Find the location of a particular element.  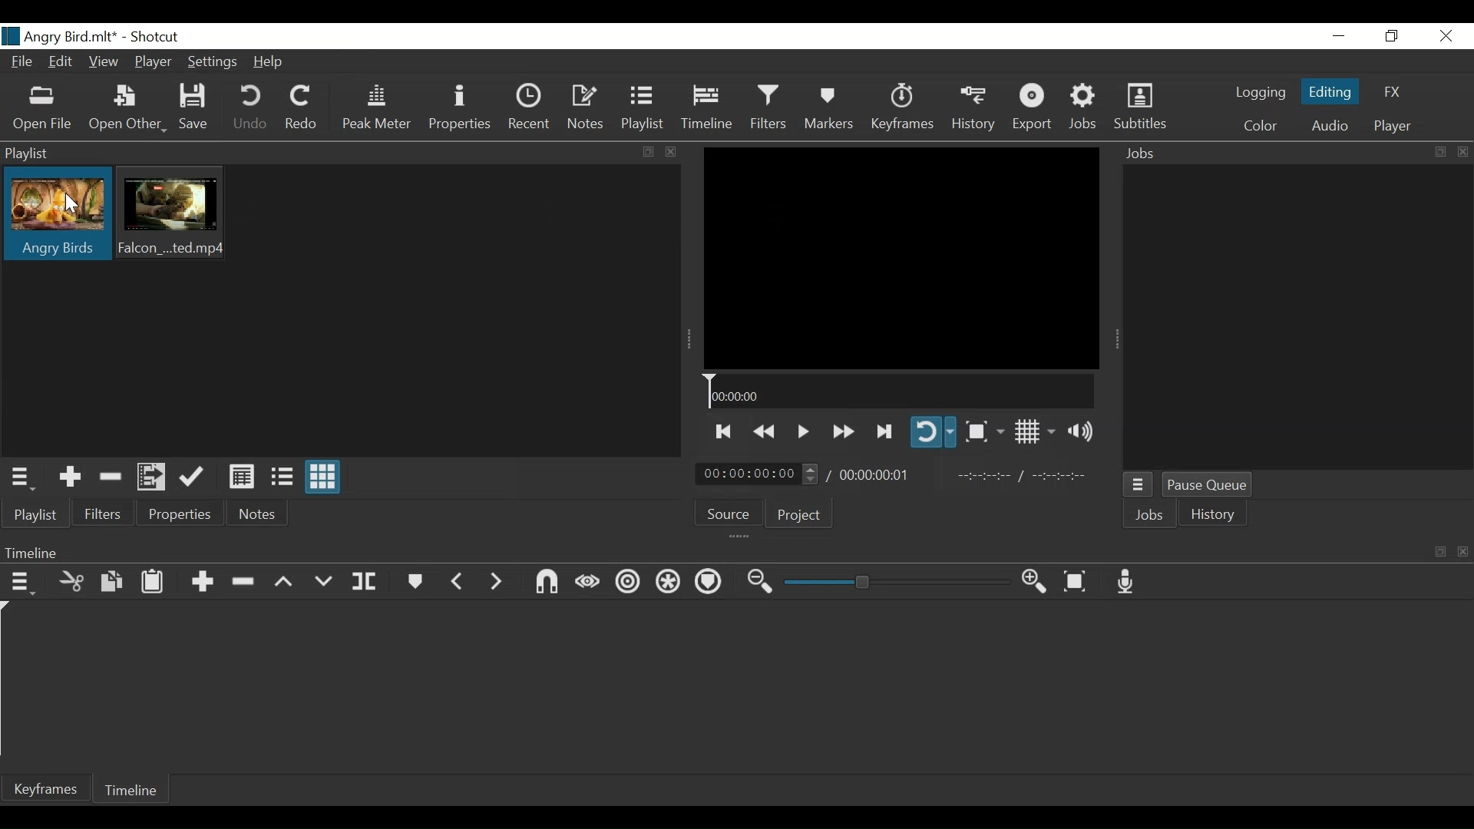

Close is located at coordinates (1446, 37).